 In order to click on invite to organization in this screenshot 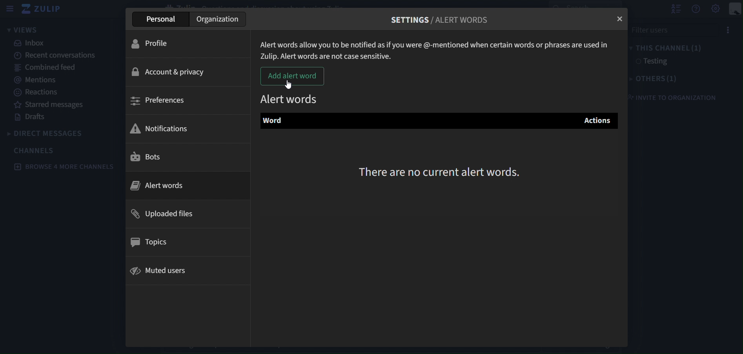, I will do `click(671, 98)`.